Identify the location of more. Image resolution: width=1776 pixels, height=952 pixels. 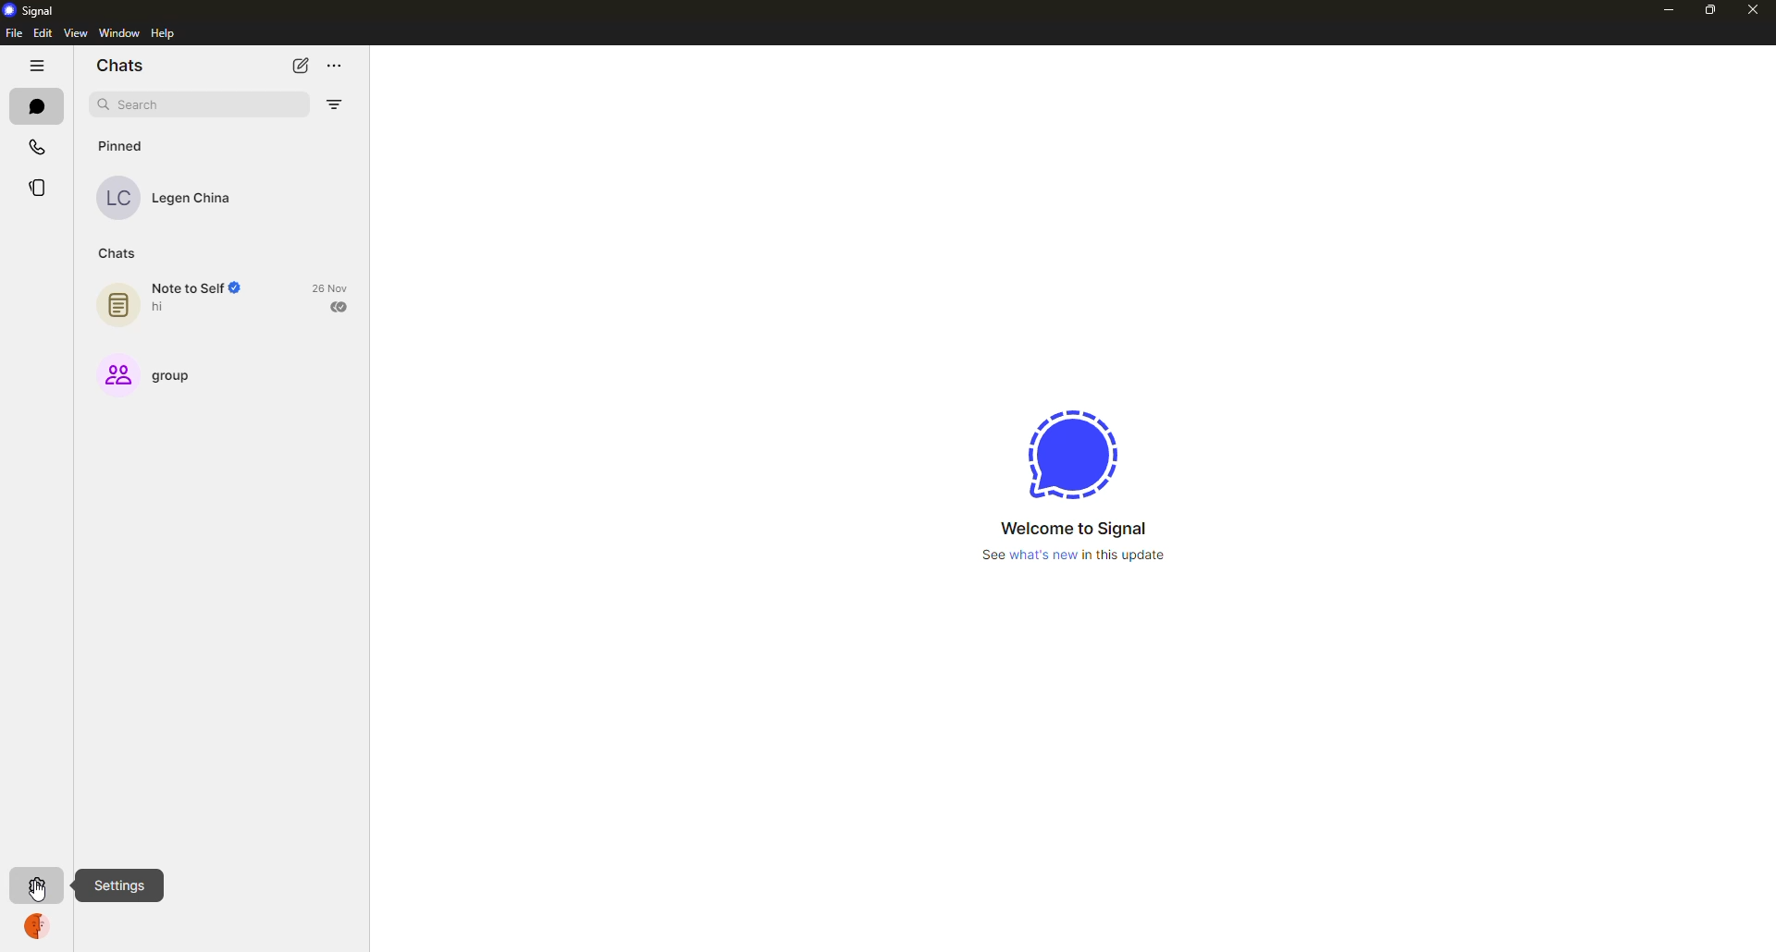
(345, 63).